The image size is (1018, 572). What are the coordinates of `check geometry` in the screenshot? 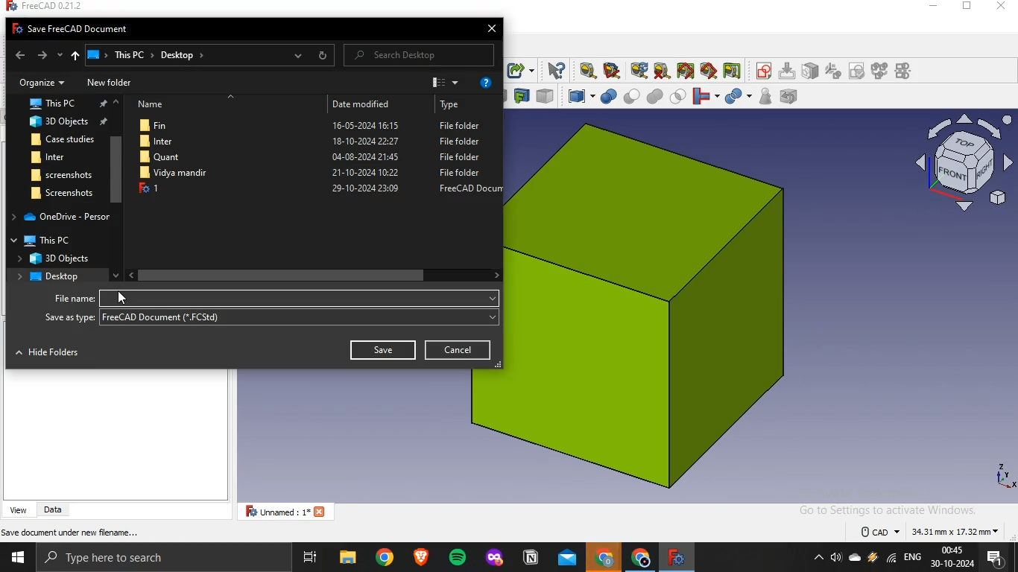 It's located at (765, 97).